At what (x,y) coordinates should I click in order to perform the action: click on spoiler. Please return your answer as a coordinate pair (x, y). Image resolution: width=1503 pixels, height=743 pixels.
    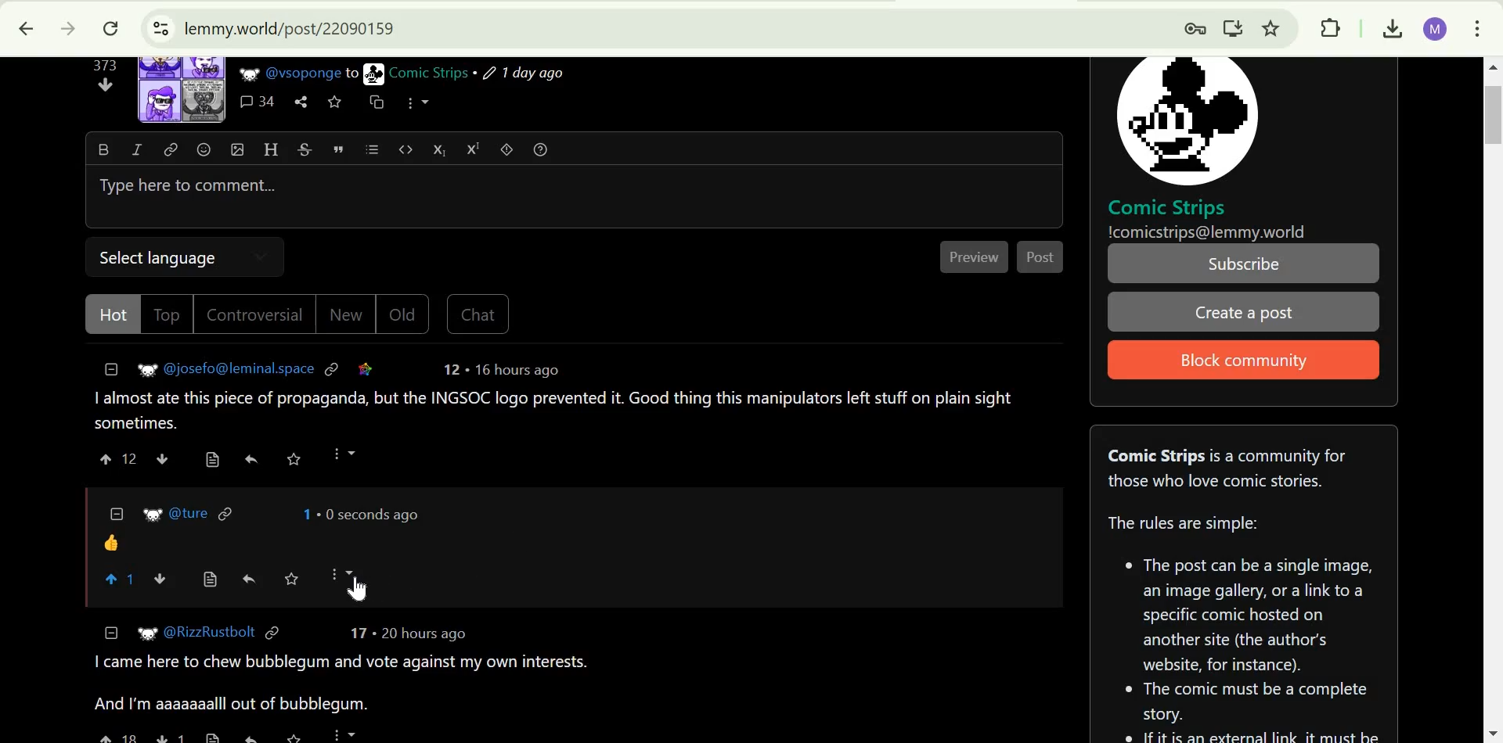
    Looking at the image, I should click on (507, 149).